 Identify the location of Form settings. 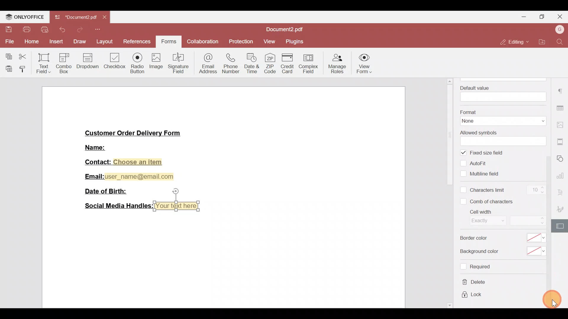
(561, 226).